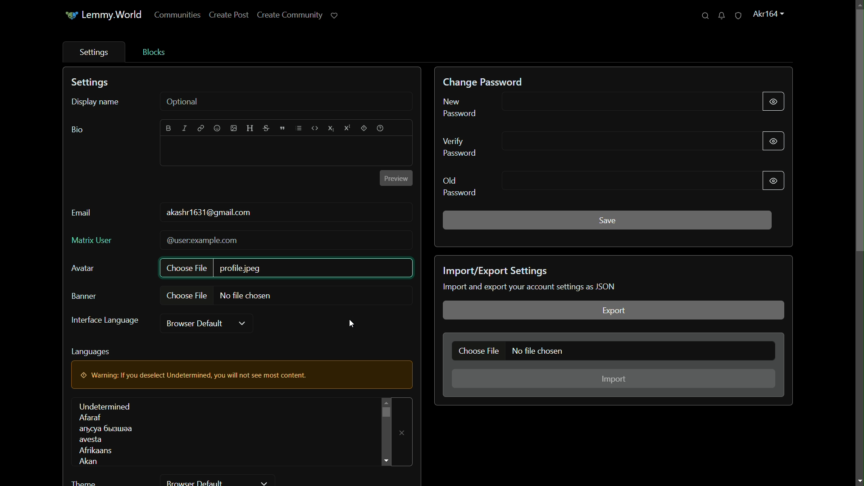 The height and width of the screenshot is (486, 864). Describe the element at coordinates (186, 128) in the screenshot. I see `italic` at that location.